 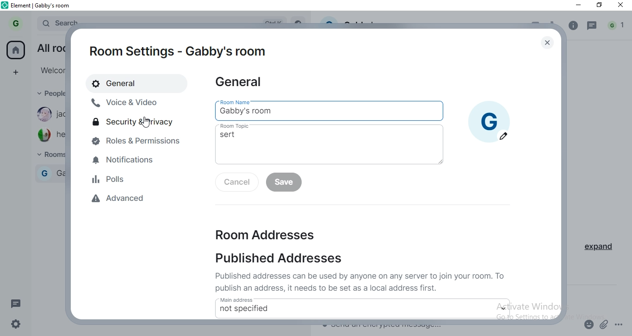 I want to click on text 1, so click(x=359, y=281).